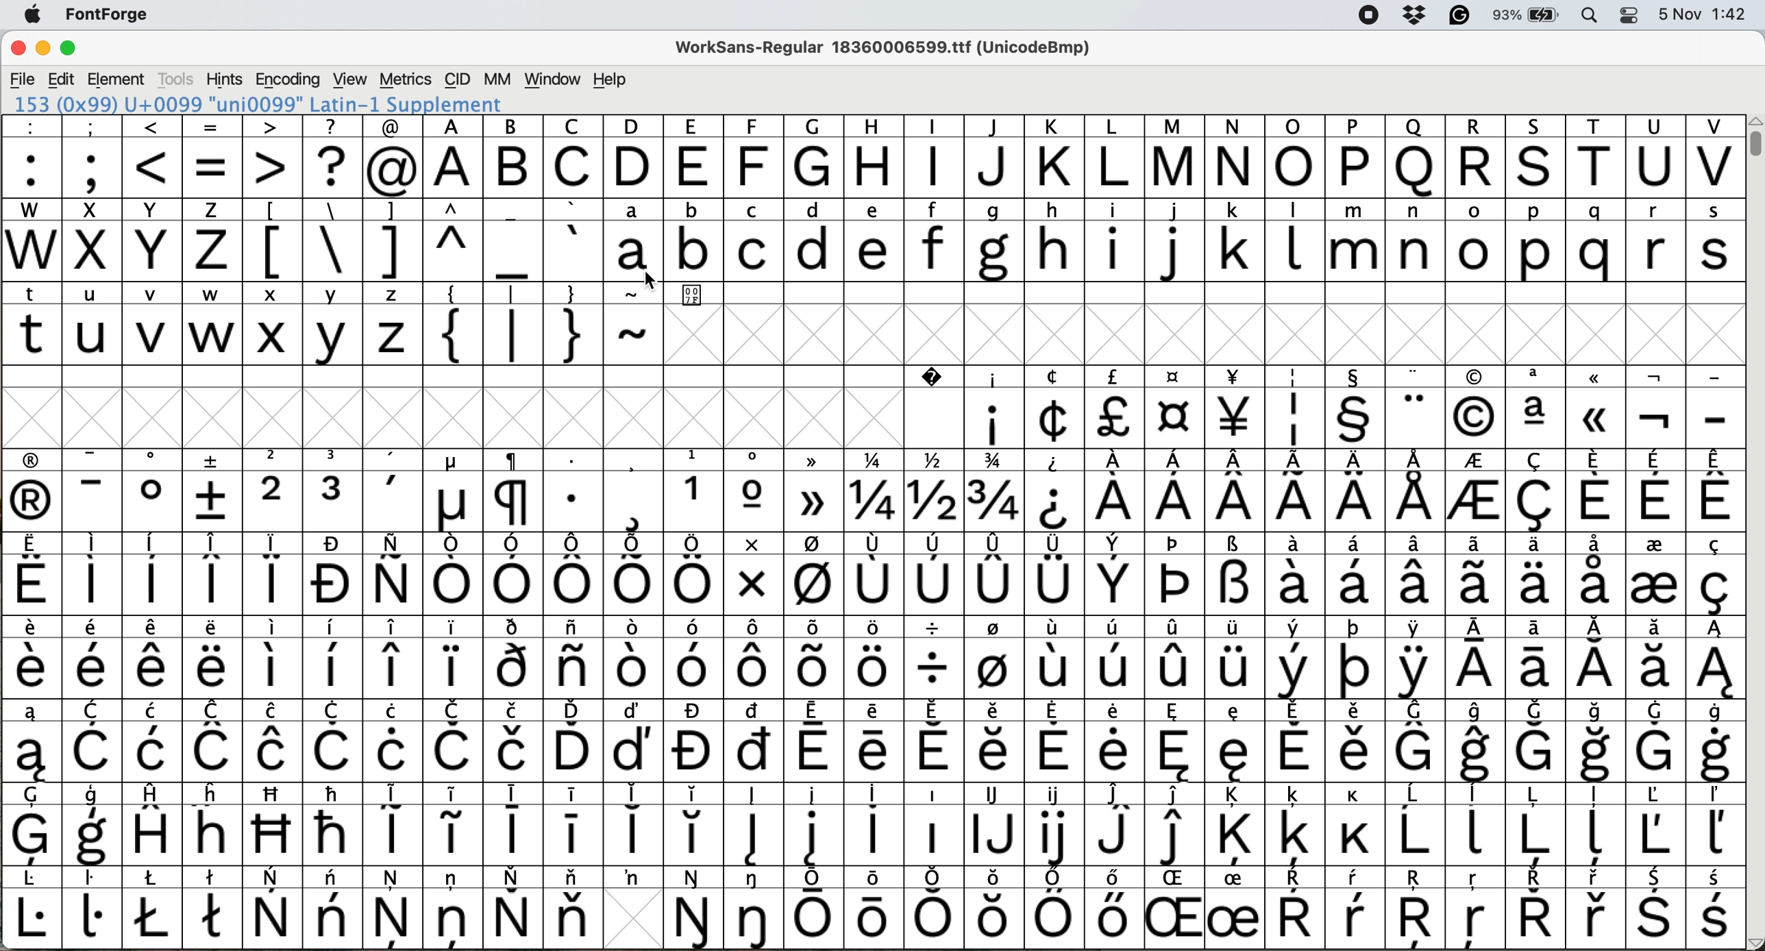  What do you see at coordinates (153, 573) in the screenshot?
I see `symbol` at bounding box center [153, 573].